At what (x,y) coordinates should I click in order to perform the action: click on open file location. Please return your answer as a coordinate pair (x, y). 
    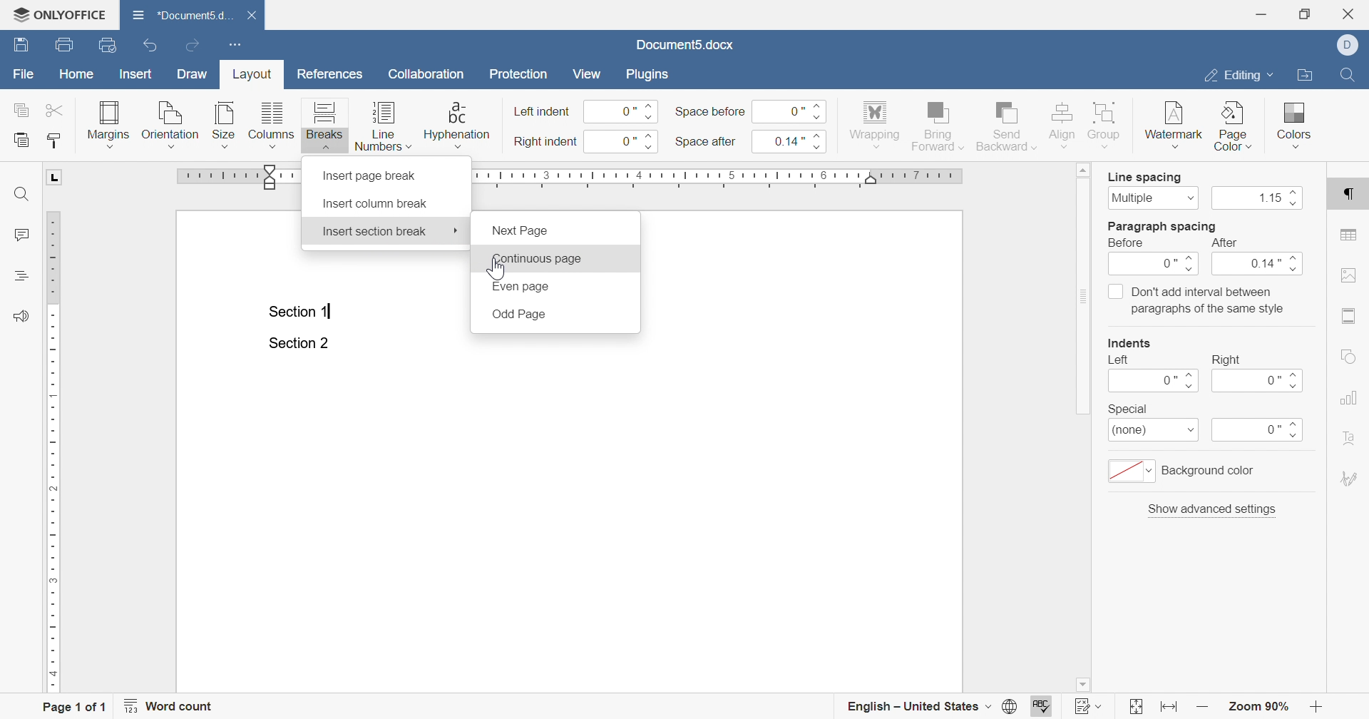
    Looking at the image, I should click on (1305, 76).